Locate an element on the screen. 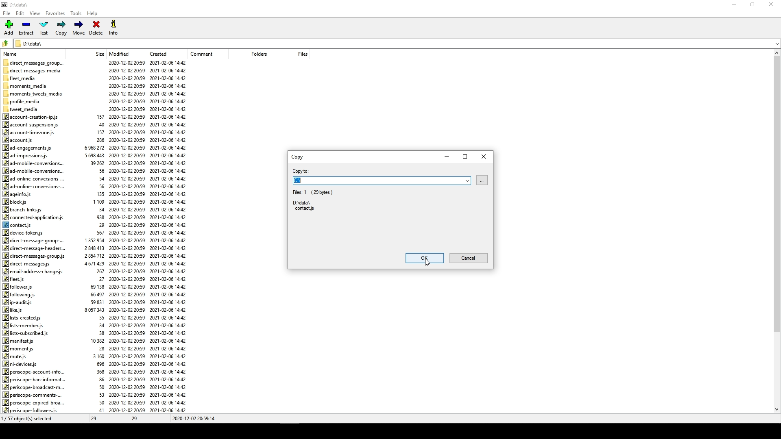  restore down is located at coordinates (755, 5).